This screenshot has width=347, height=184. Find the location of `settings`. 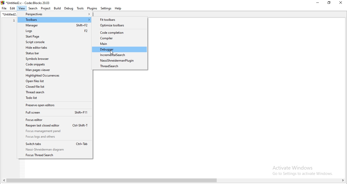

settings is located at coordinates (105, 8).